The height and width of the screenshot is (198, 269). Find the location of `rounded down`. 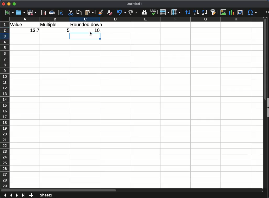

rounded down is located at coordinates (87, 24).